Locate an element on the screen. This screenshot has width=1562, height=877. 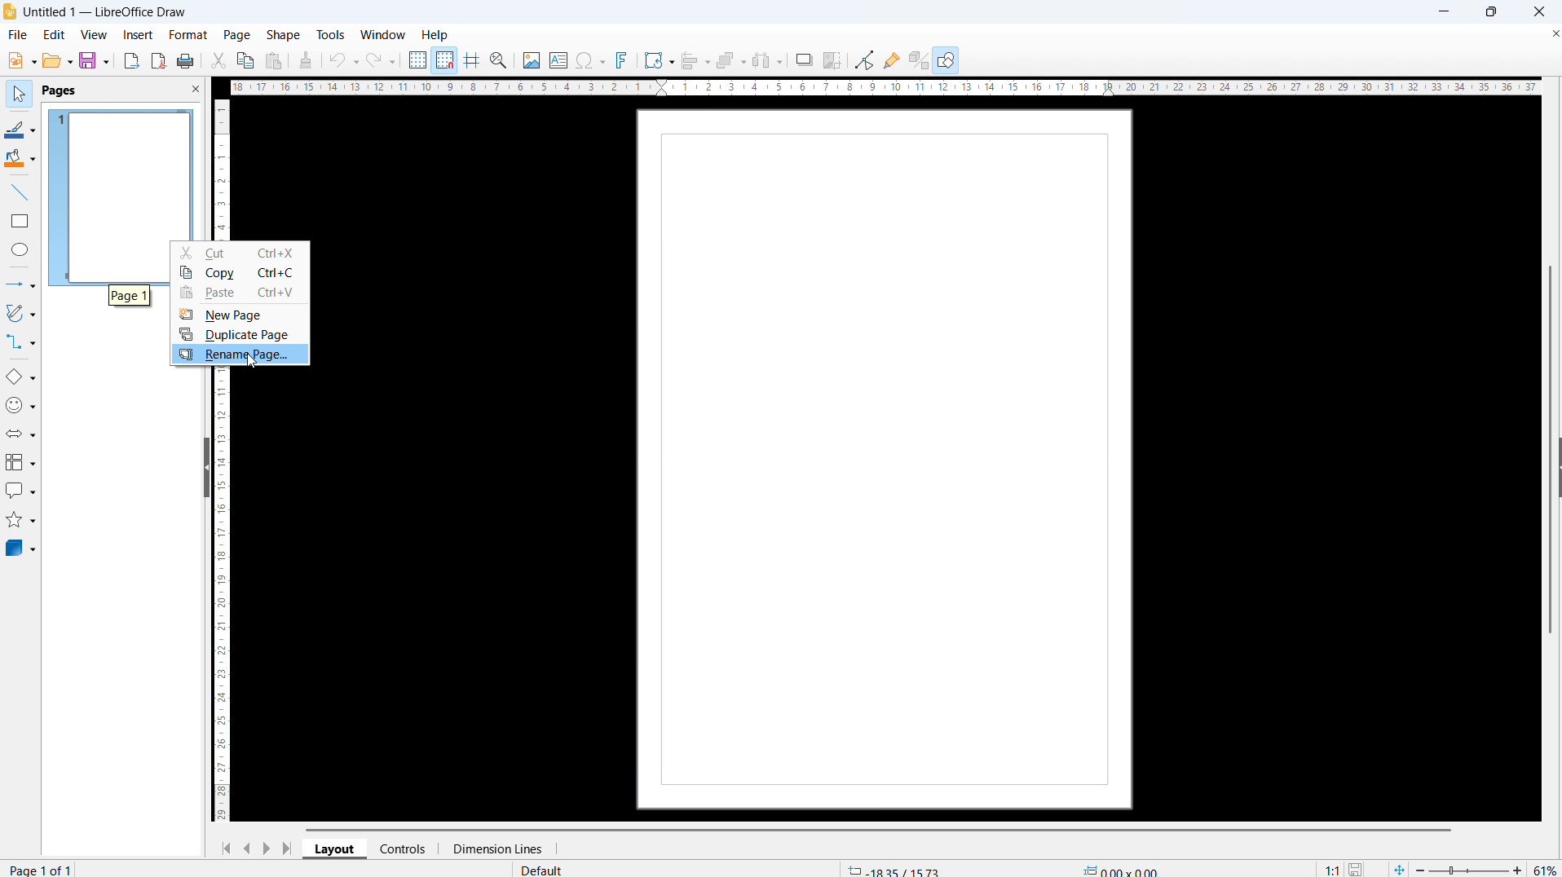
line color is located at coordinates (20, 129).